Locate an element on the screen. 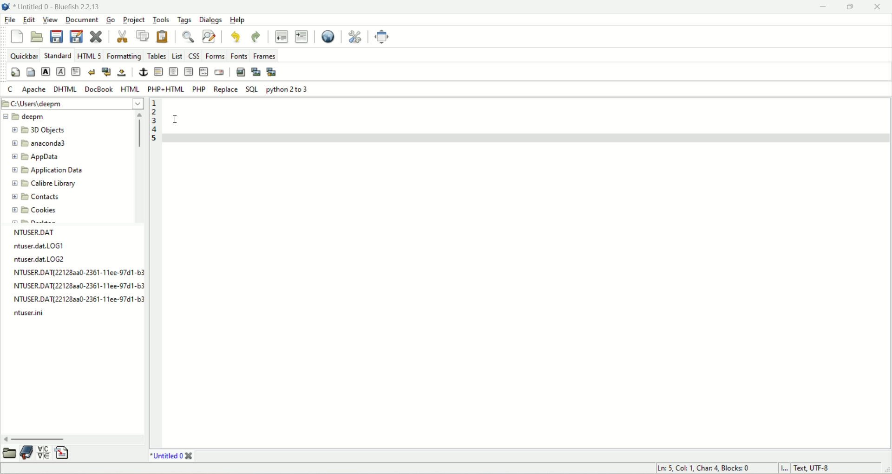 This screenshot has width=892, height=474. body is located at coordinates (31, 72).